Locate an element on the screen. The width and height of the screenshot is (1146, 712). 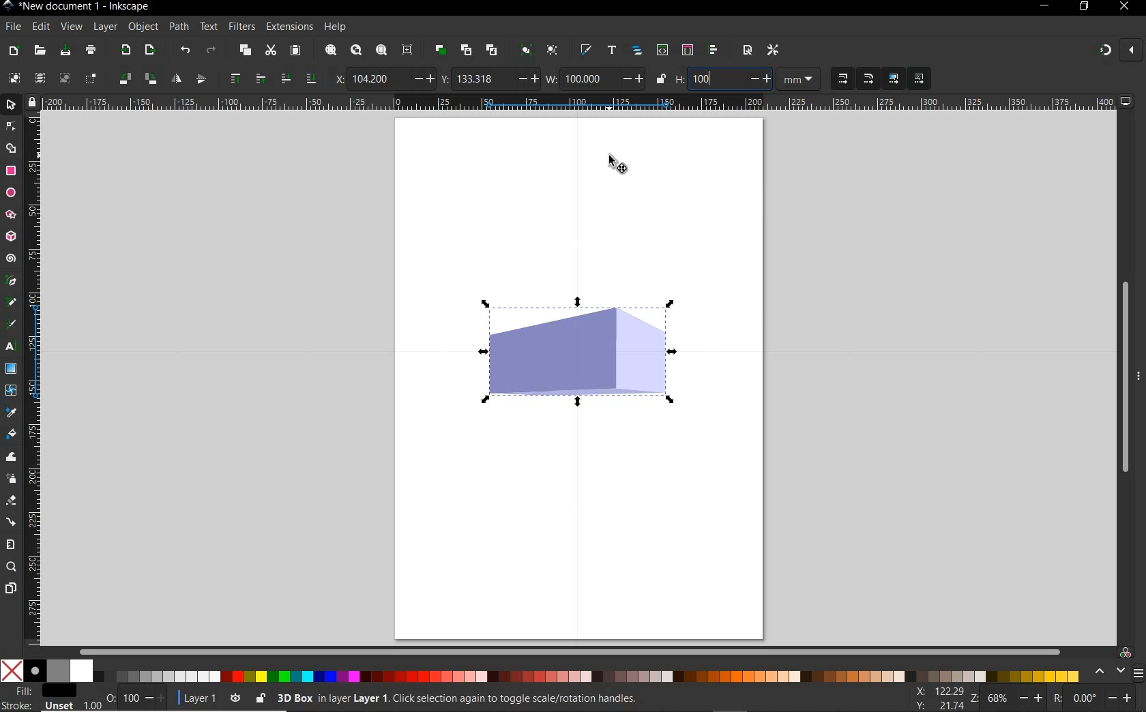
rotation is located at coordinates (1055, 698).